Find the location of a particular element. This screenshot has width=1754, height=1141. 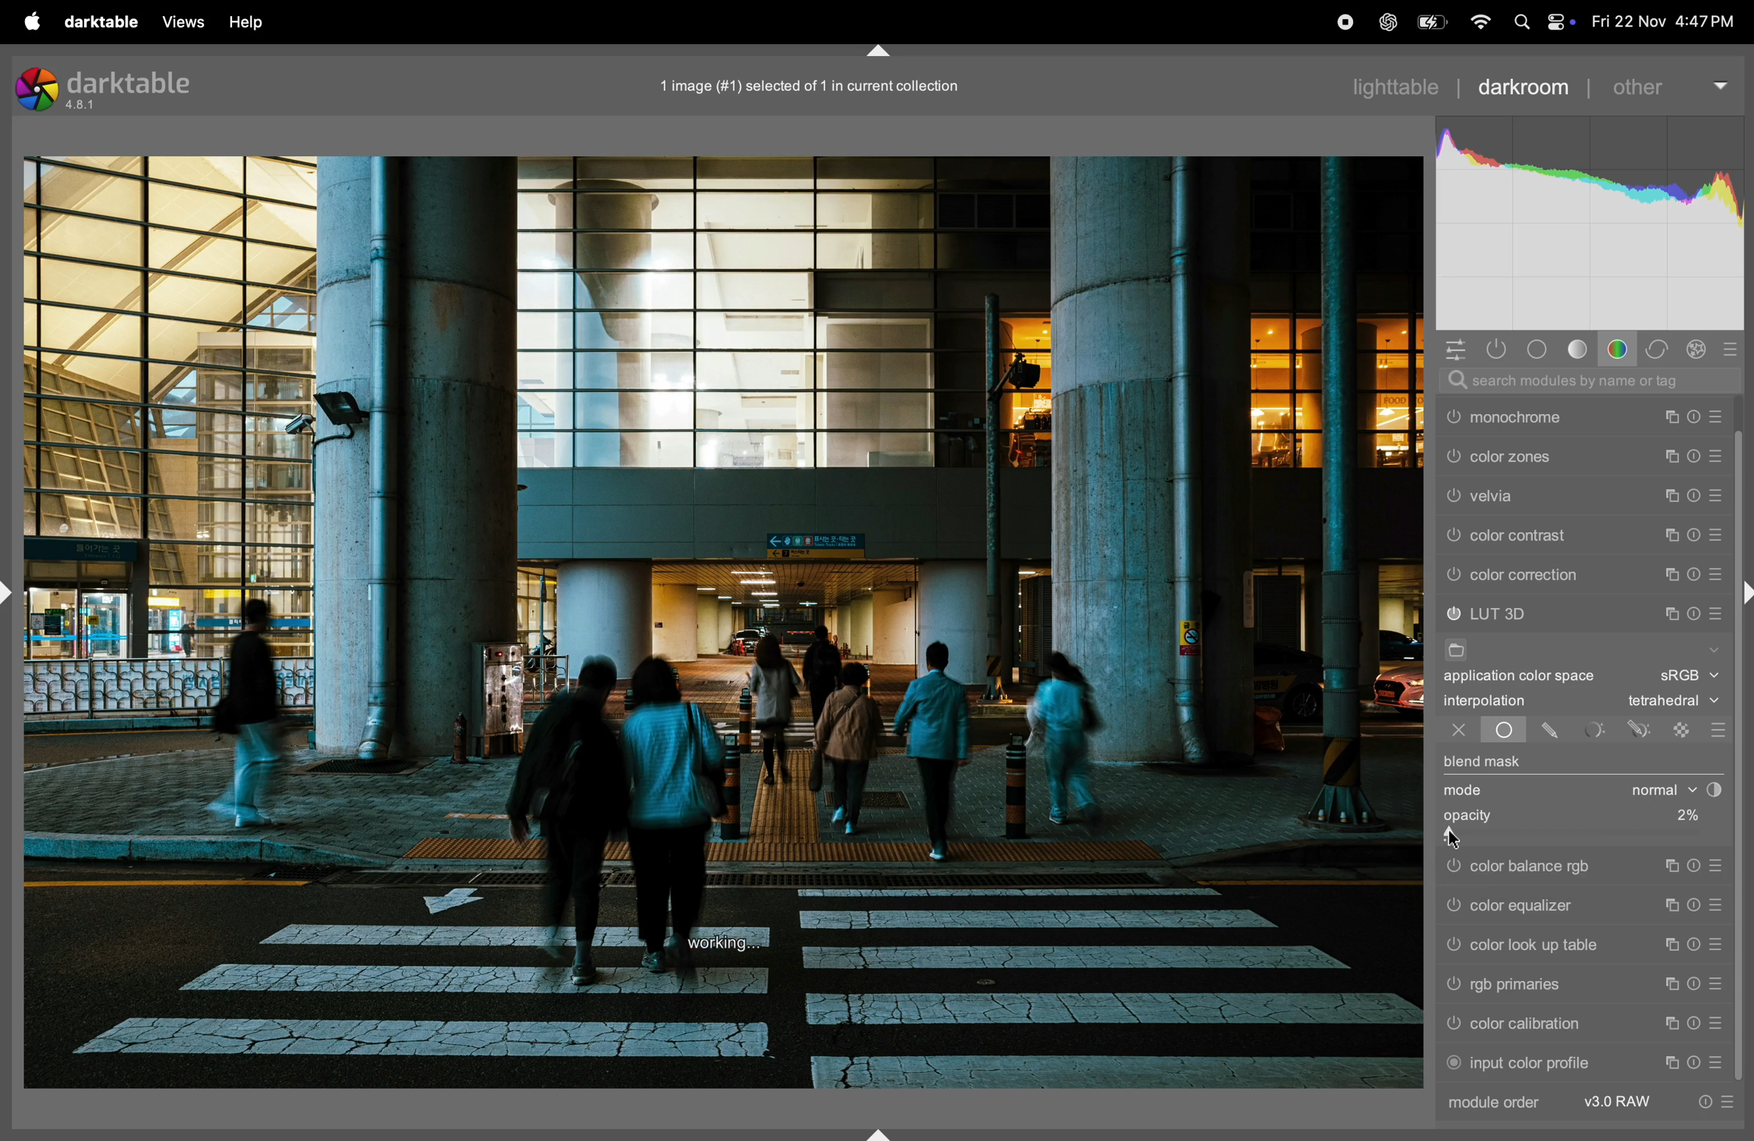

color calibration is located at coordinates (1541, 1024).